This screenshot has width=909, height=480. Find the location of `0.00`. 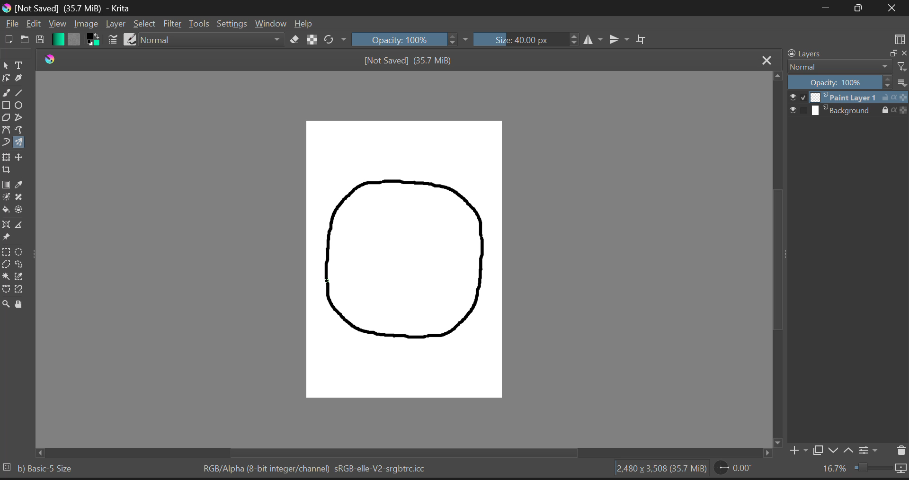

0.00 is located at coordinates (735, 470).